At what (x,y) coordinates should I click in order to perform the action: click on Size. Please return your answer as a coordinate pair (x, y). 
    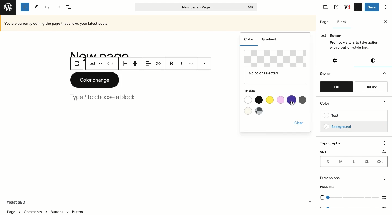
    Looking at the image, I should click on (323, 152).